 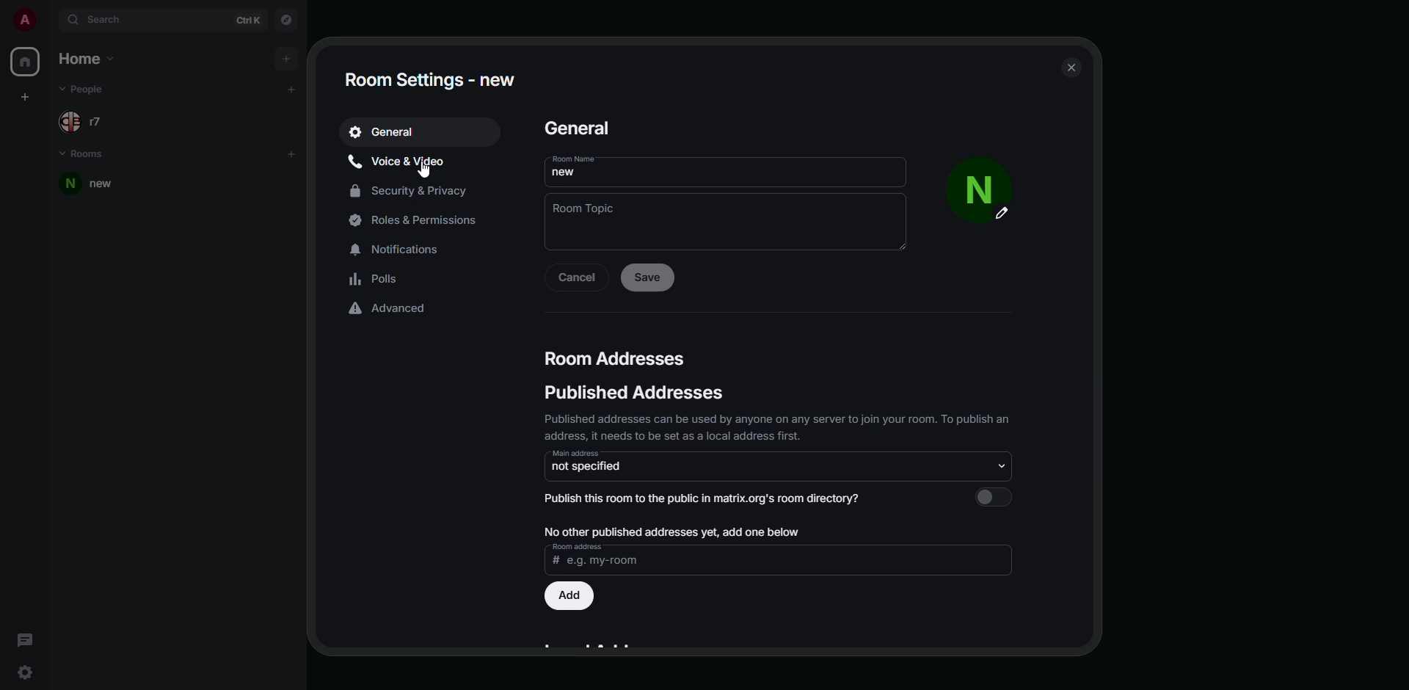 I want to click on rooms, so click(x=81, y=151).